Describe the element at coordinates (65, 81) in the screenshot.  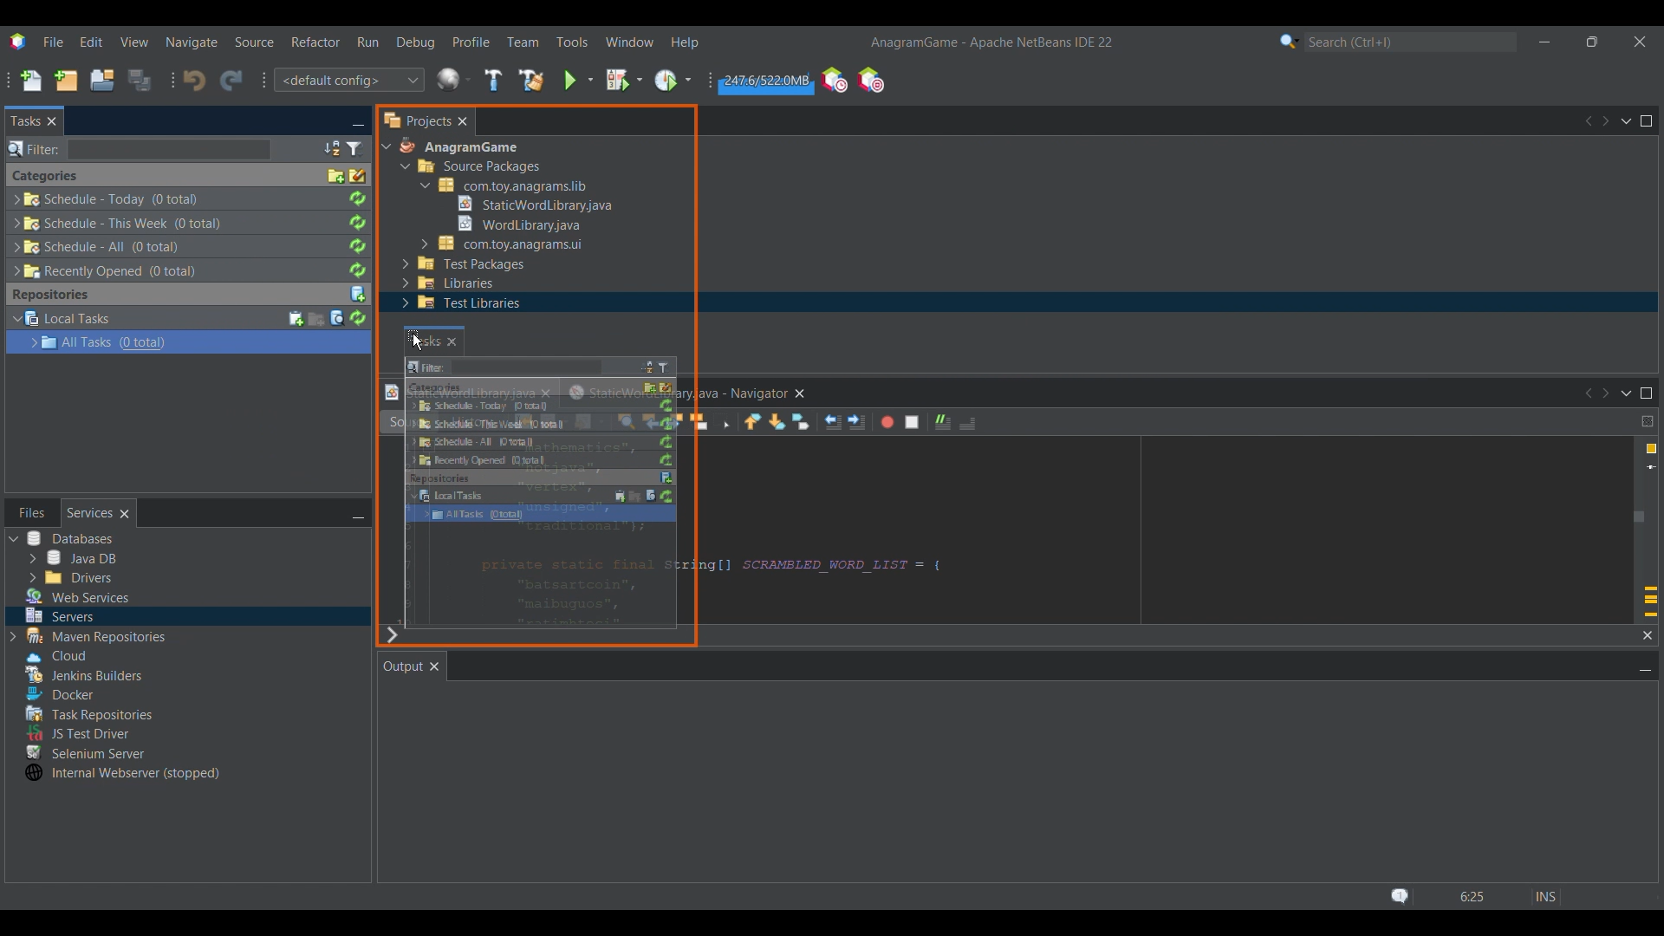
I see `New project` at that location.